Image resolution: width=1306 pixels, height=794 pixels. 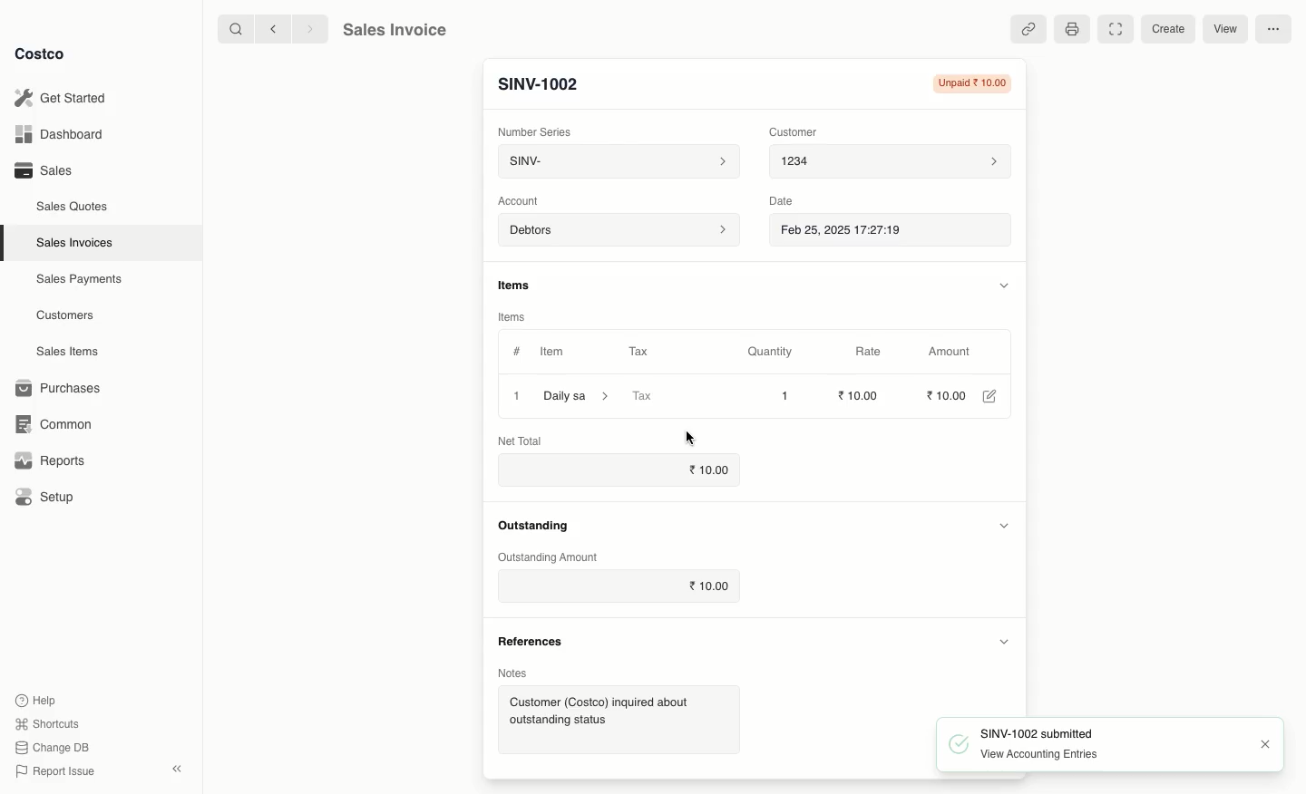 I want to click on Notes, so click(x=519, y=674).